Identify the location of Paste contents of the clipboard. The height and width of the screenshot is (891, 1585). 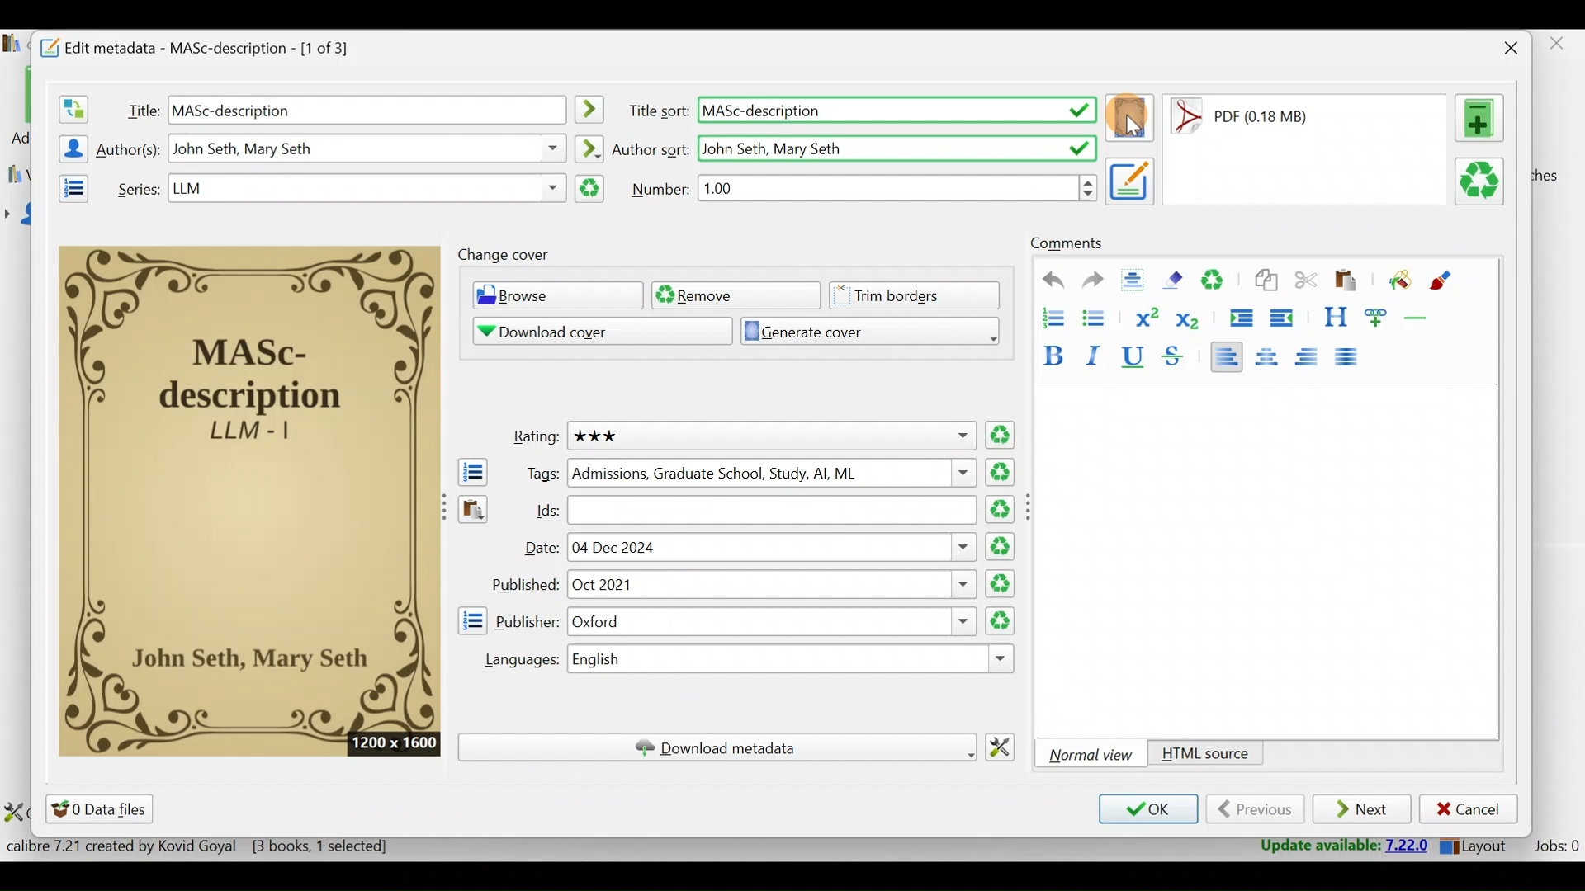
(471, 517).